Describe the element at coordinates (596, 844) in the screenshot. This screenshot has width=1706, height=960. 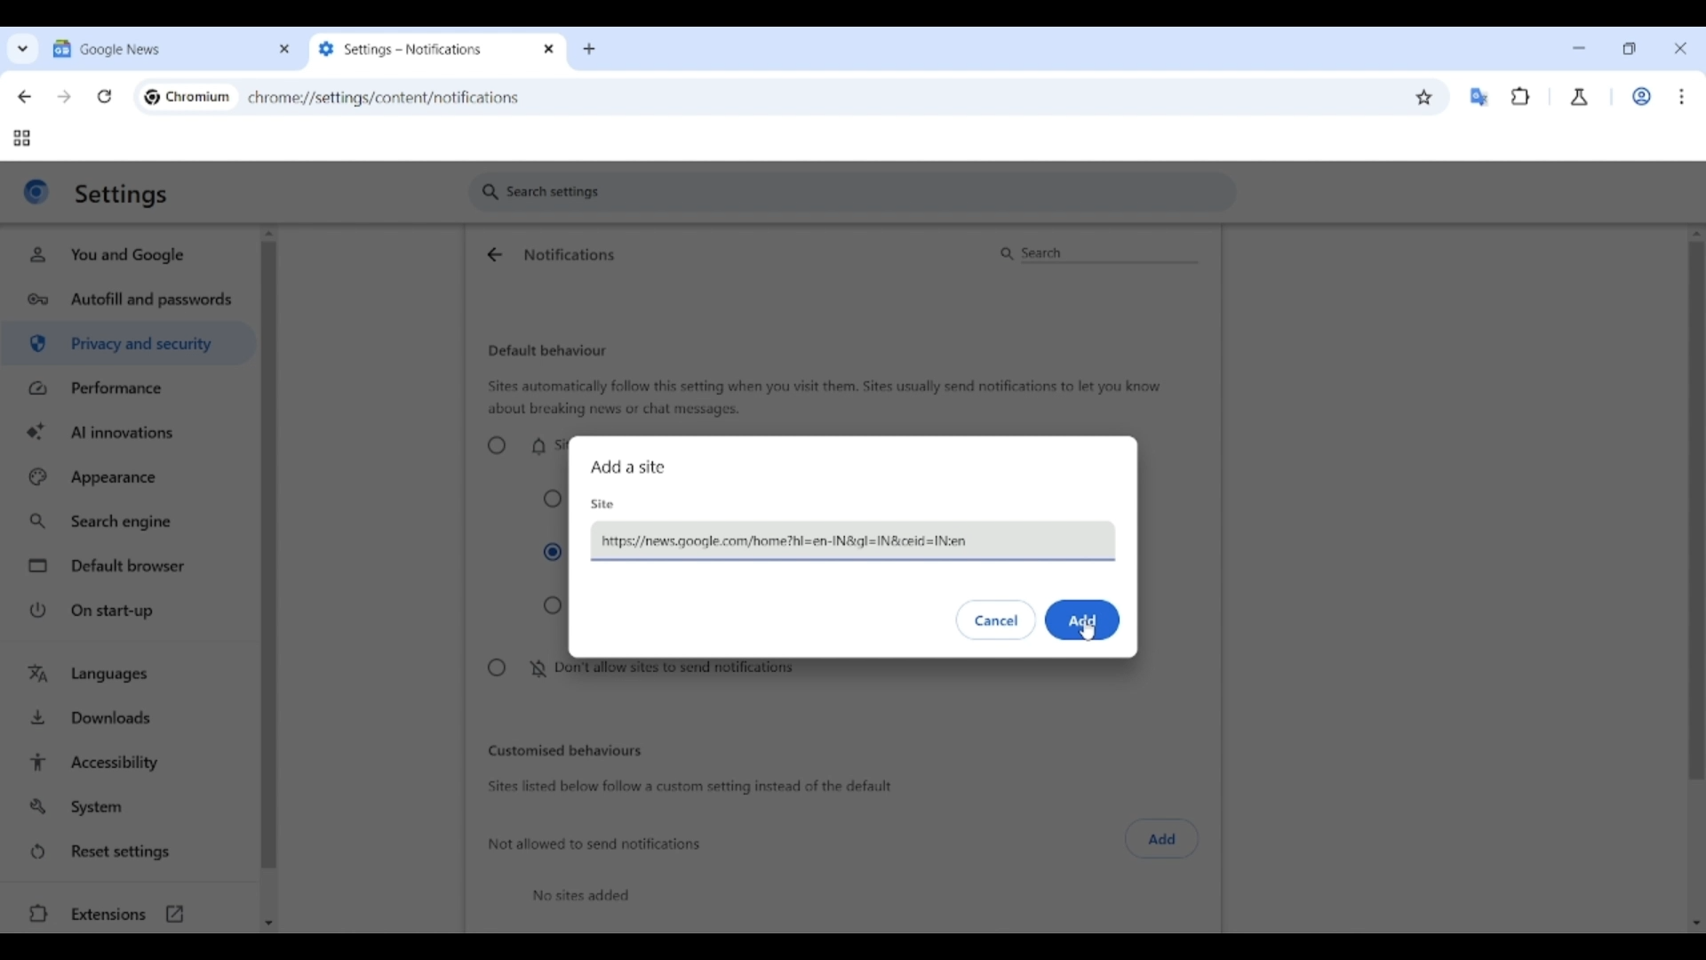
I see `Not allowed to send notifications` at that location.